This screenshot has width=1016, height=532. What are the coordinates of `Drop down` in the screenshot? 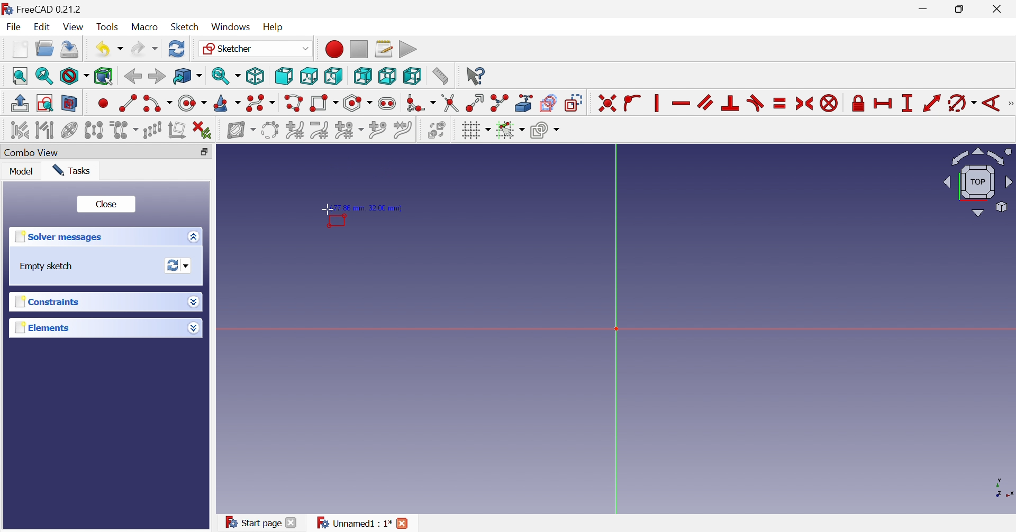 It's located at (193, 328).